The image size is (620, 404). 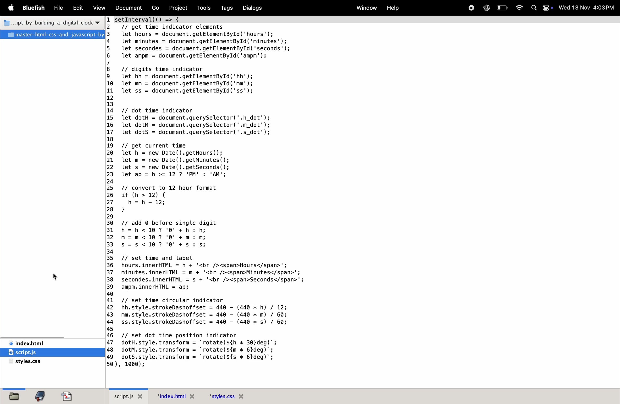 What do you see at coordinates (503, 8) in the screenshot?
I see `battery` at bounding box center [503, 8].